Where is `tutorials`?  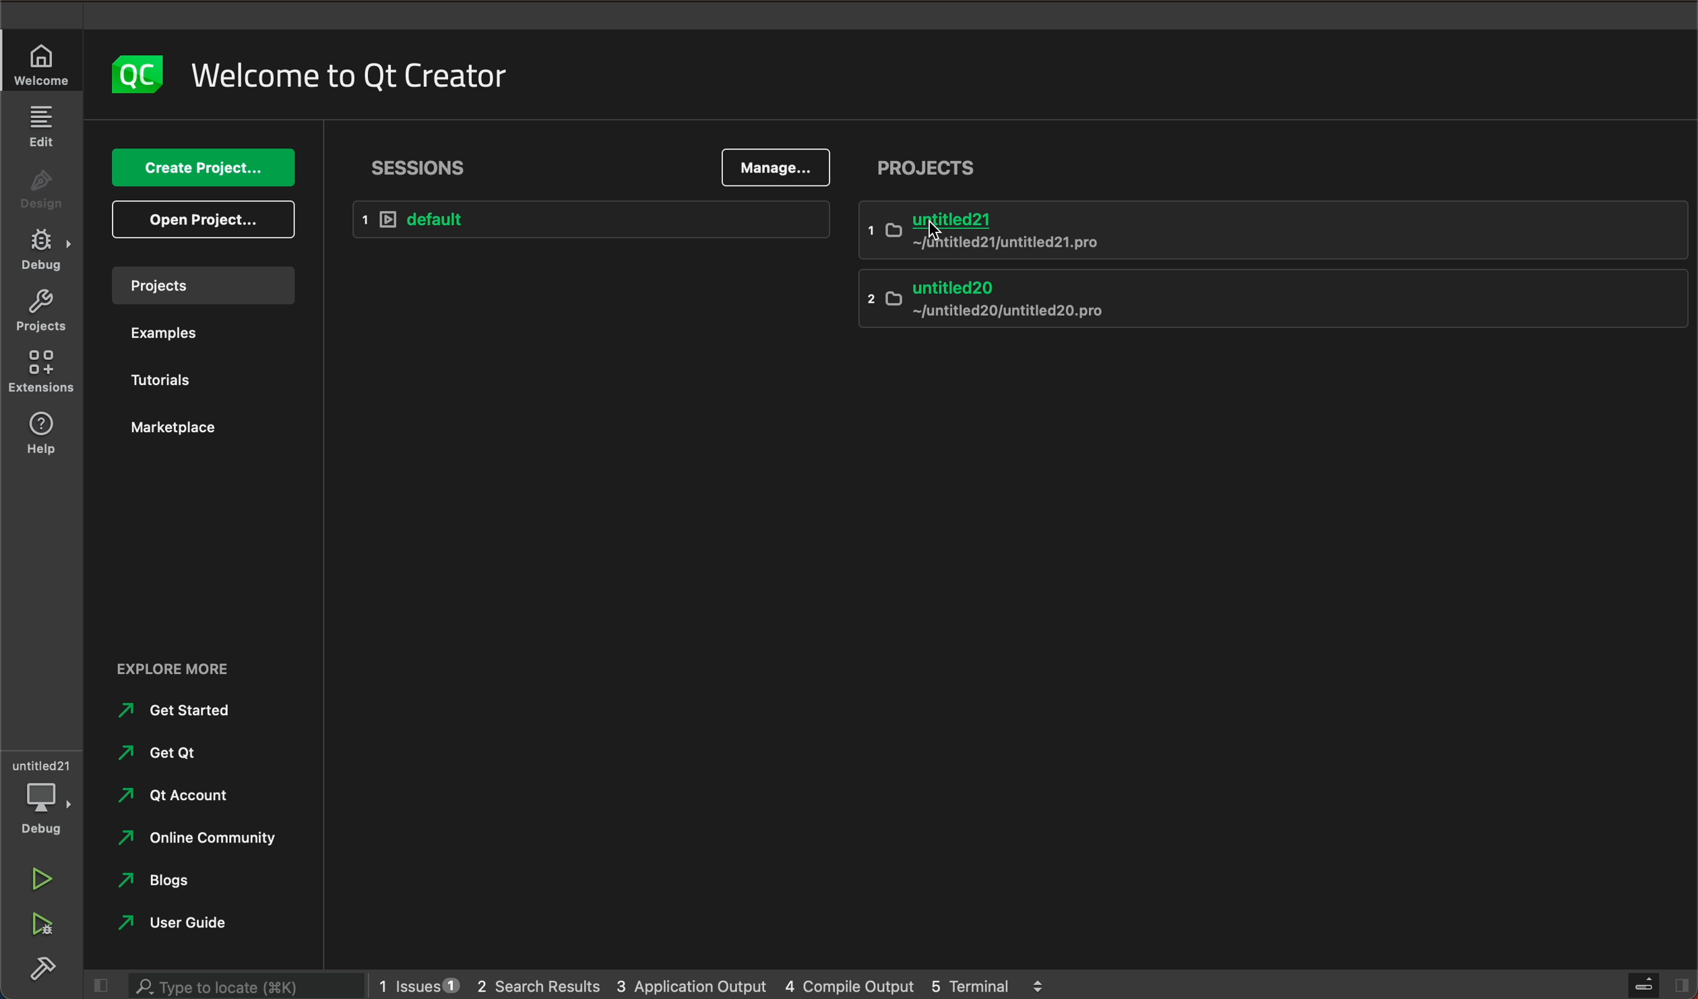
tutorials is located at coordinates (178, 378).